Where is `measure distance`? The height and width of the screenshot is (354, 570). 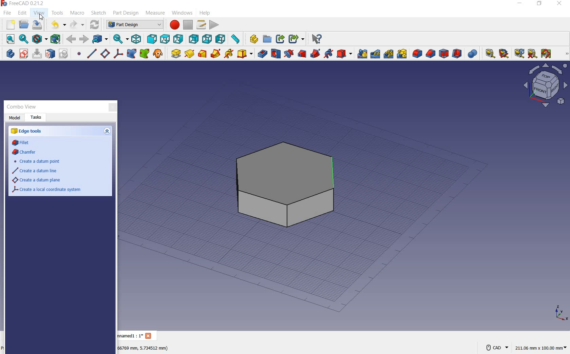
measure distance is located at coordinates (236, 39).